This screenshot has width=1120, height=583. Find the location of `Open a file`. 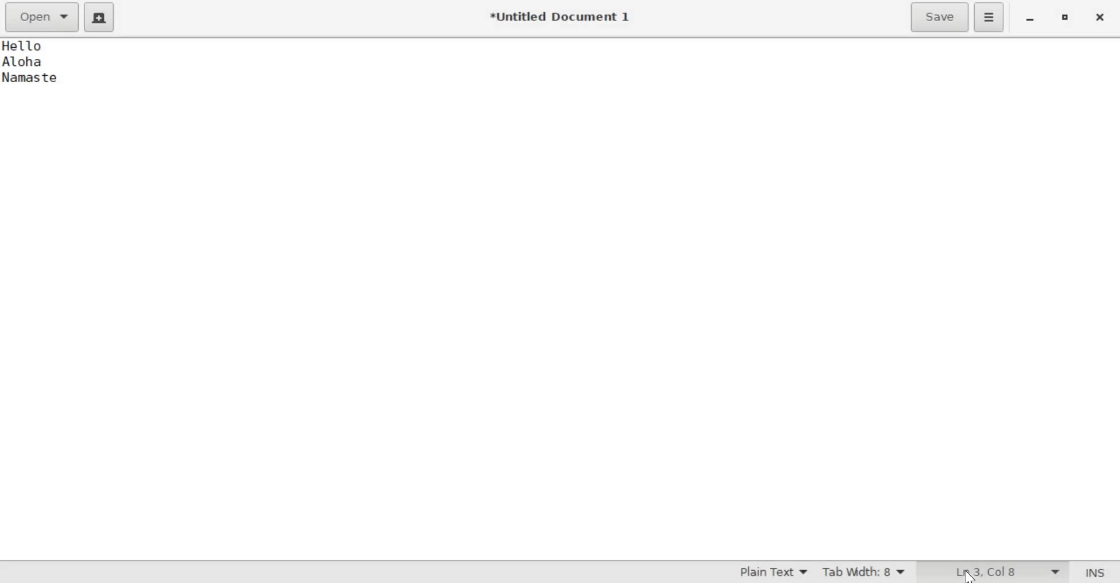

Open a file is located at coordinates (43, 16).